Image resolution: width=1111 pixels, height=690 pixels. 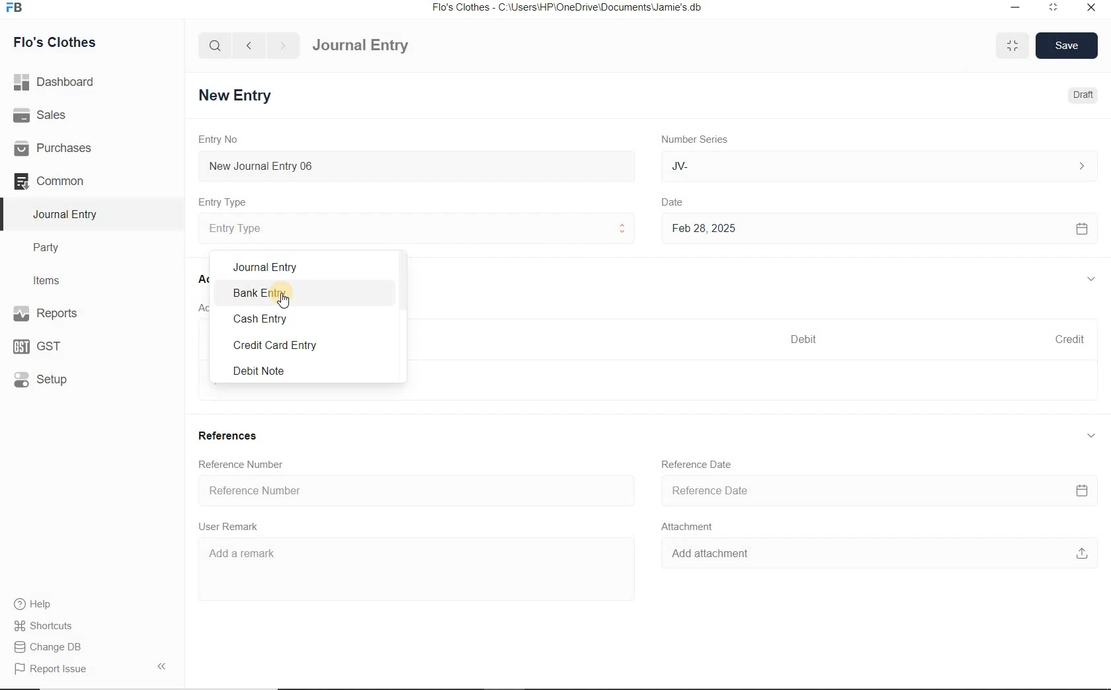 What do you see at coordinates (284, 319) in the screenshot?
I see `Cash Entry` at bounding box center [284, 319].